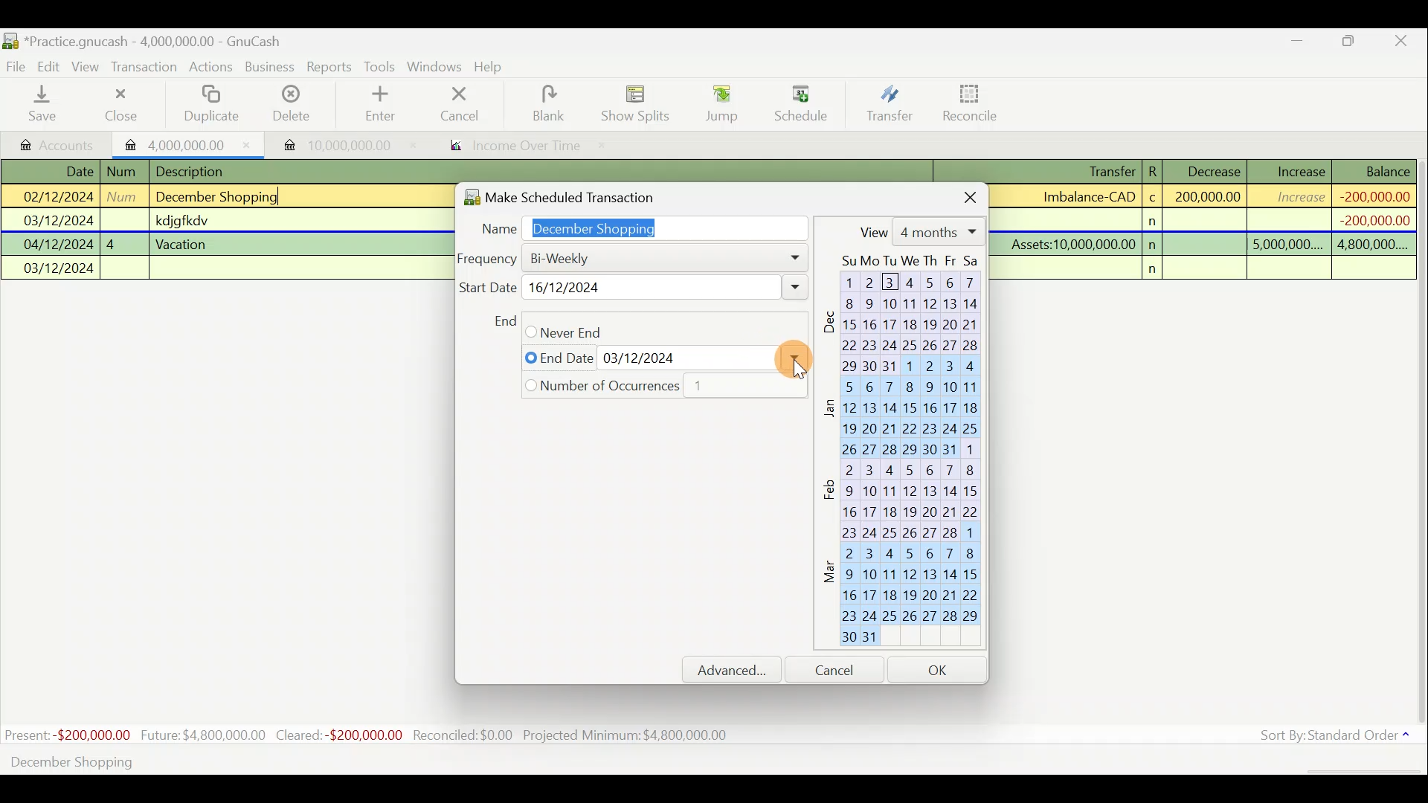 The width and height of the screenshot is (1428, 803). Describe the element at coordinates (437, 68) in the screenshot. I see `Windows` at that location.